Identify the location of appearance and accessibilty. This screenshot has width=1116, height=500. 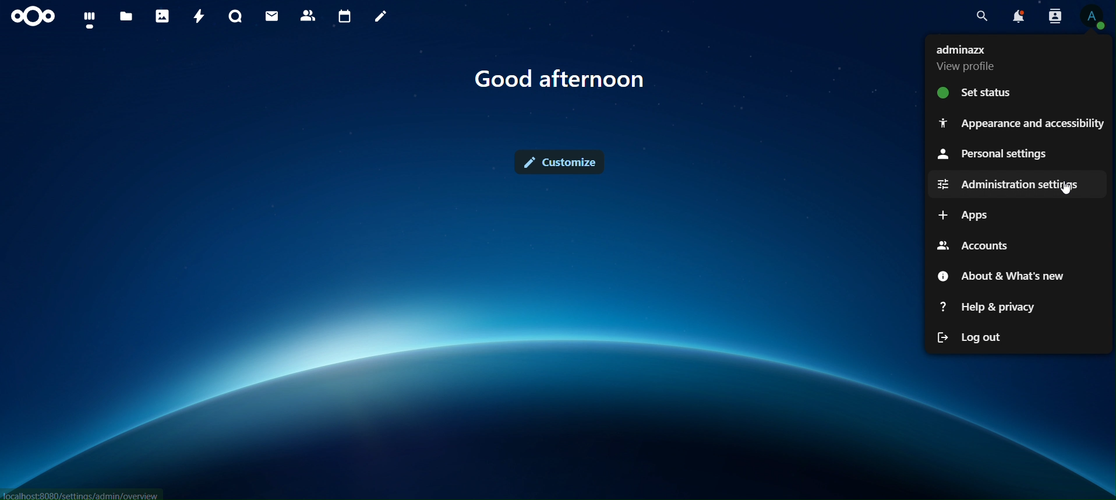
(1022, 120).